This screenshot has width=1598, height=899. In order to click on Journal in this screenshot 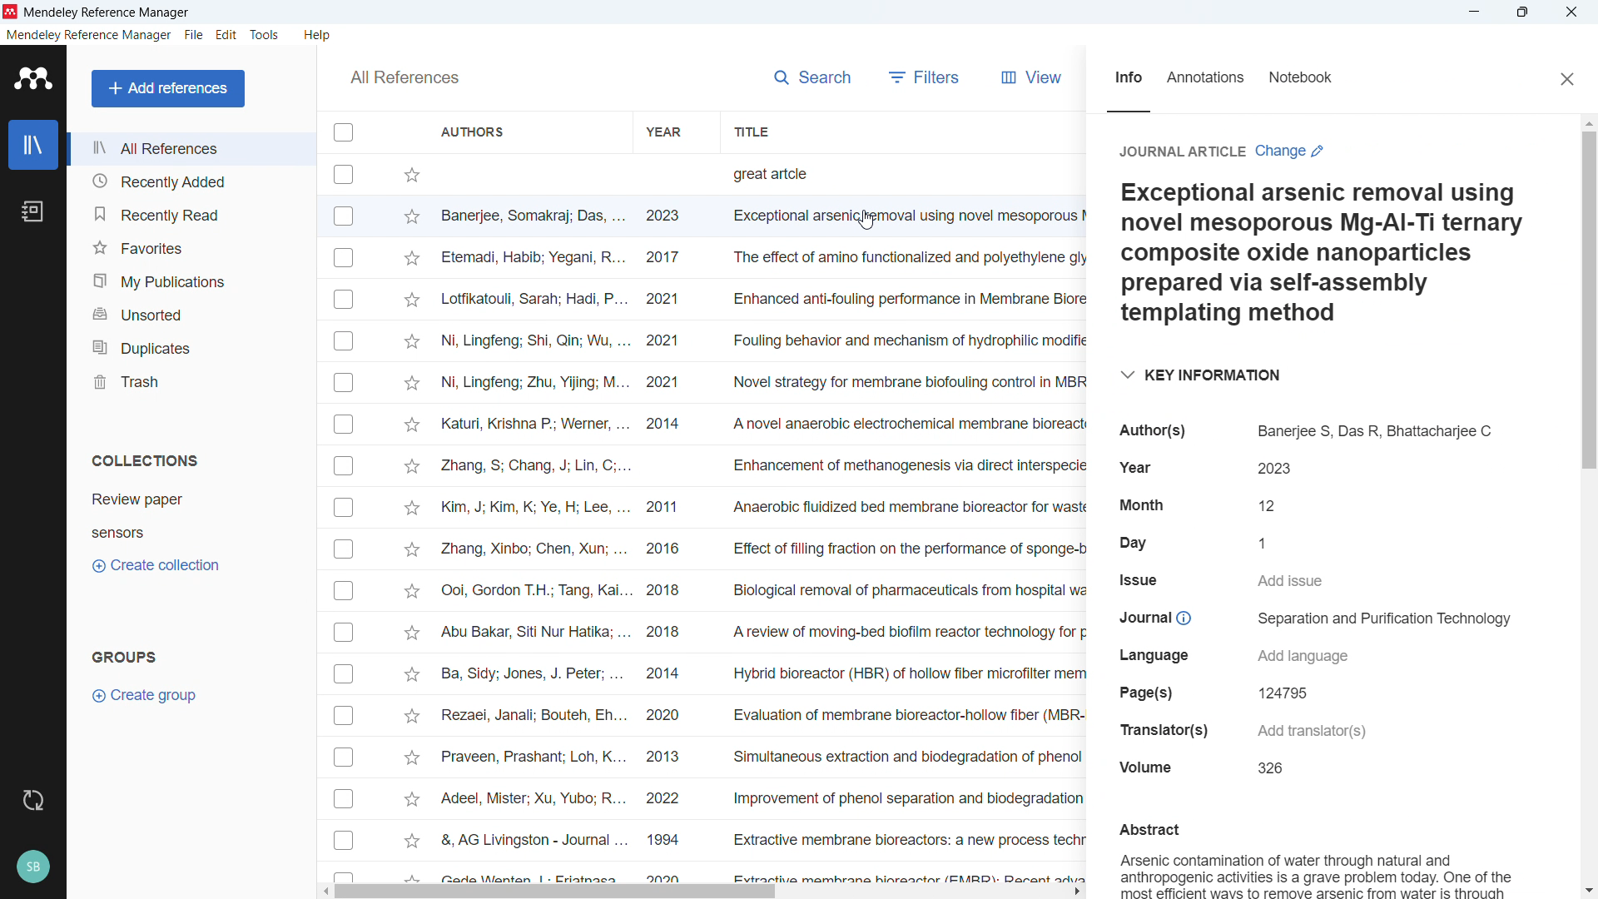, I will do `click(1144, 618)`.